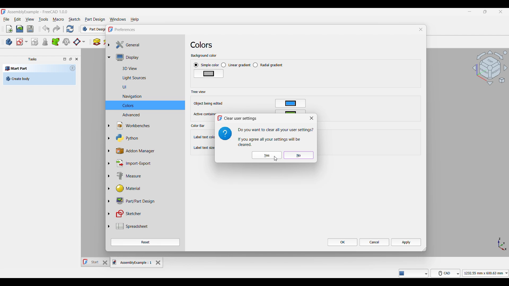  I want to click on Part/Part design, so click(133, 201).